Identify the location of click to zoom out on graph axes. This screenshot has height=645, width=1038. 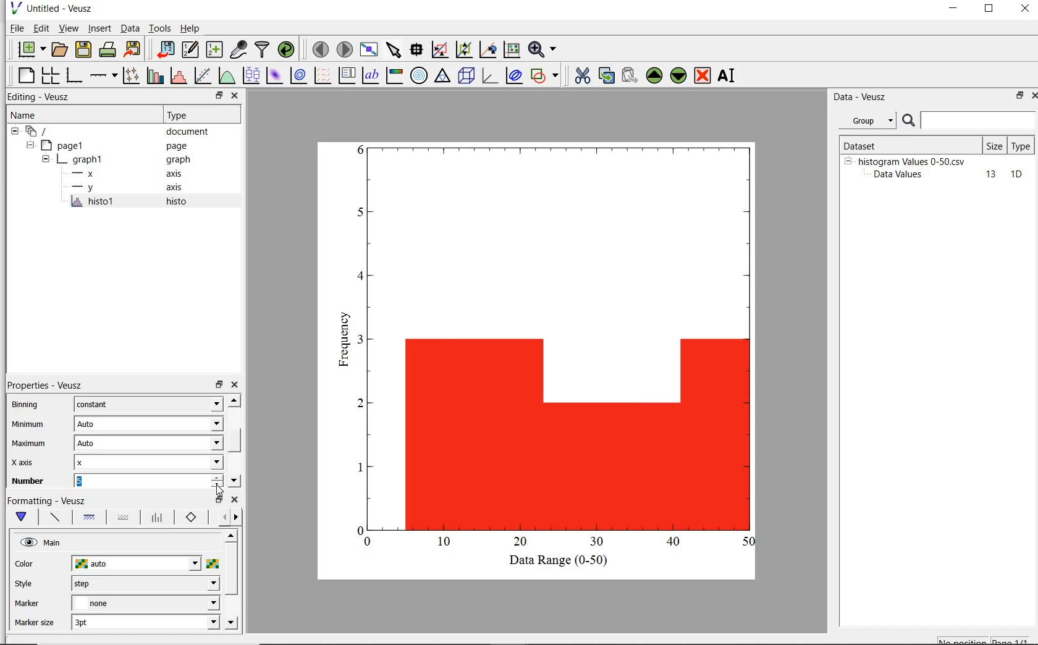
(487, 49).